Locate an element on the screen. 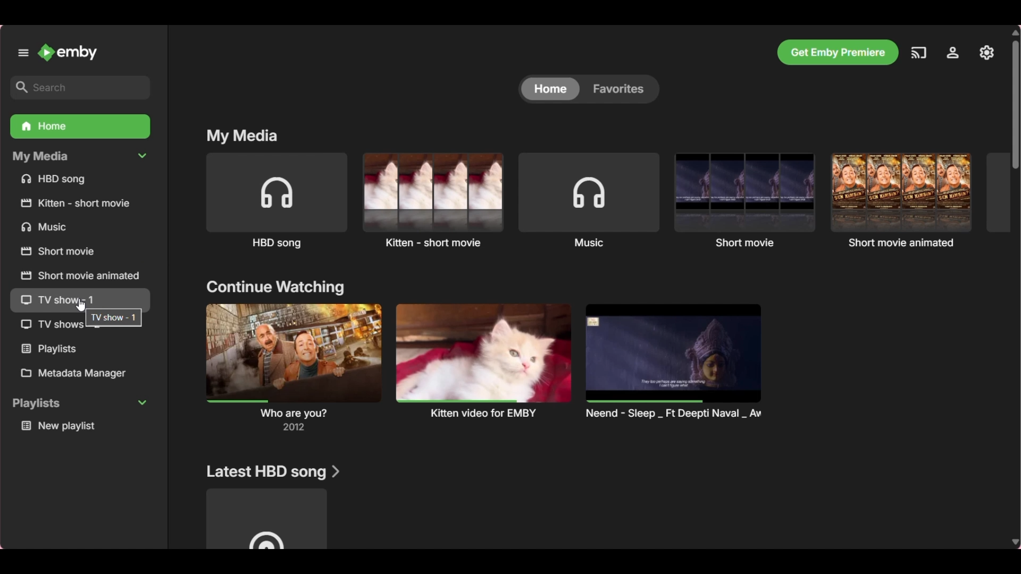  Song is located at coordinates (80, 179).